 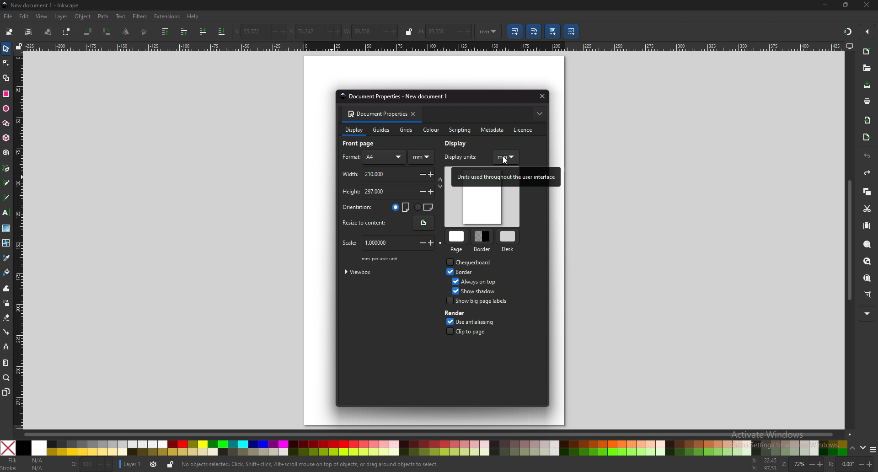 What do you see at coordinates (6, 227) in the screenshot?
I see `gradient` at bounding box center [6, 227].